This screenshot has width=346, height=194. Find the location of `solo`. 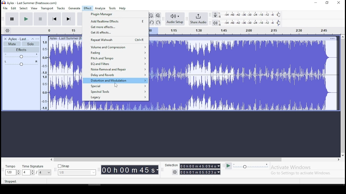

solo is located at coordinates (30, 44).